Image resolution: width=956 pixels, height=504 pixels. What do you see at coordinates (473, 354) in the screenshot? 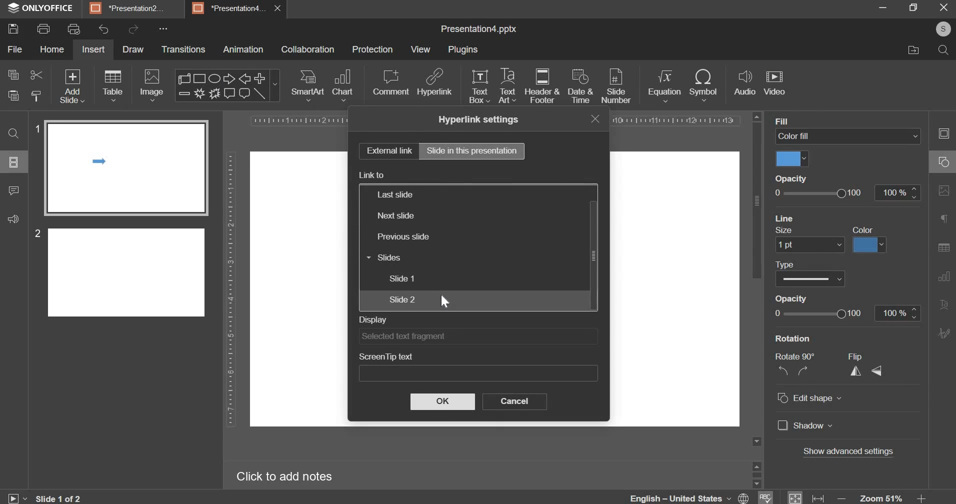
I see `screentip text` at bounding box center [473, 354].